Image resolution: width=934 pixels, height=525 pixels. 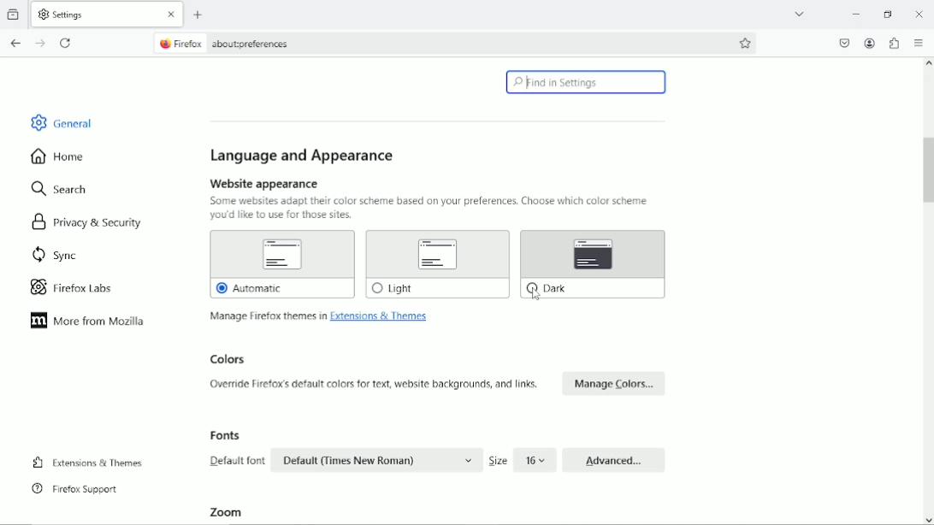 I want to click on privacy & security, so click(x=86, y=224).